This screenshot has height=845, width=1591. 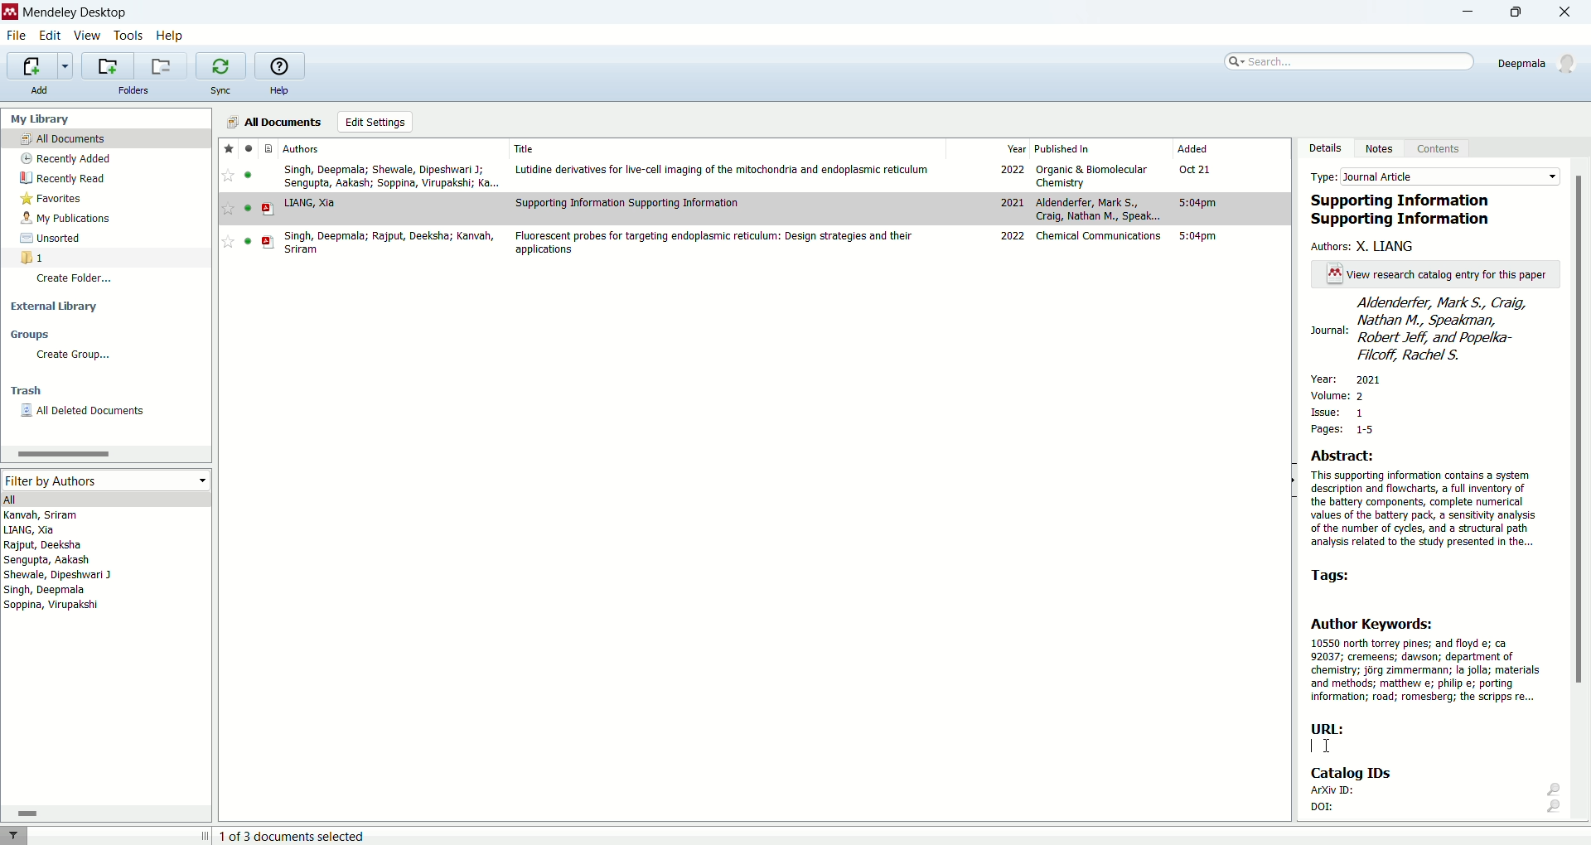 I want to click on add, so click(x=45, y=90).